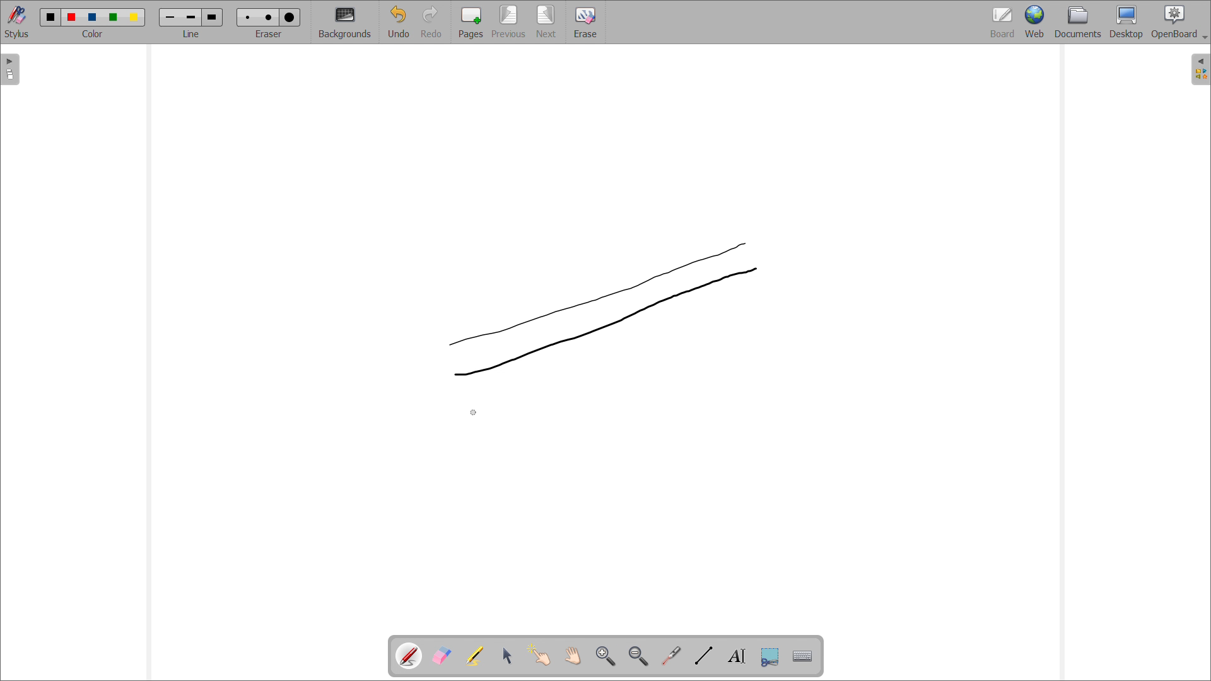  Describe the element at coordinates (585, 22) in the screenshot. I see `erase` at that location.